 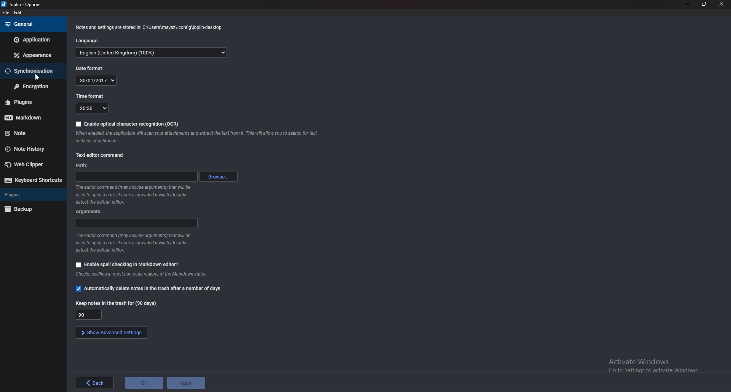 I want to click on Activate Windows, so click(x=650, y=365).